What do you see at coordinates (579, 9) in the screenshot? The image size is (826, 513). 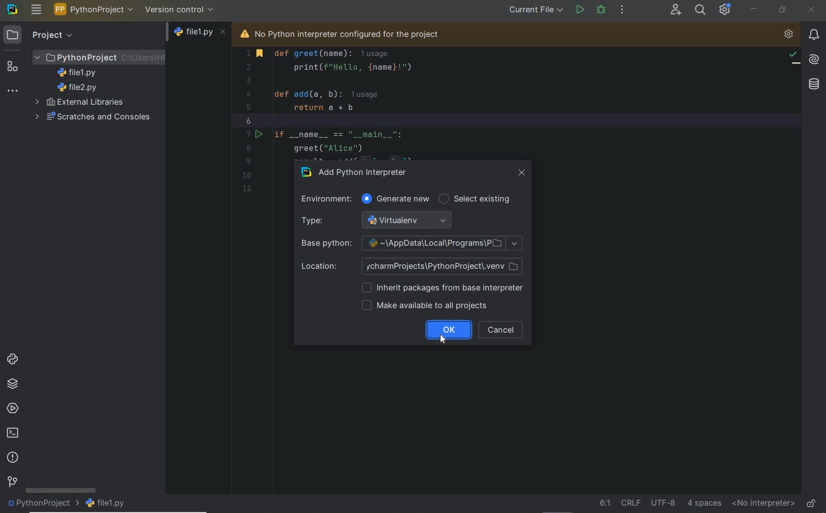 I see `run` at bounding box center [579, 9].